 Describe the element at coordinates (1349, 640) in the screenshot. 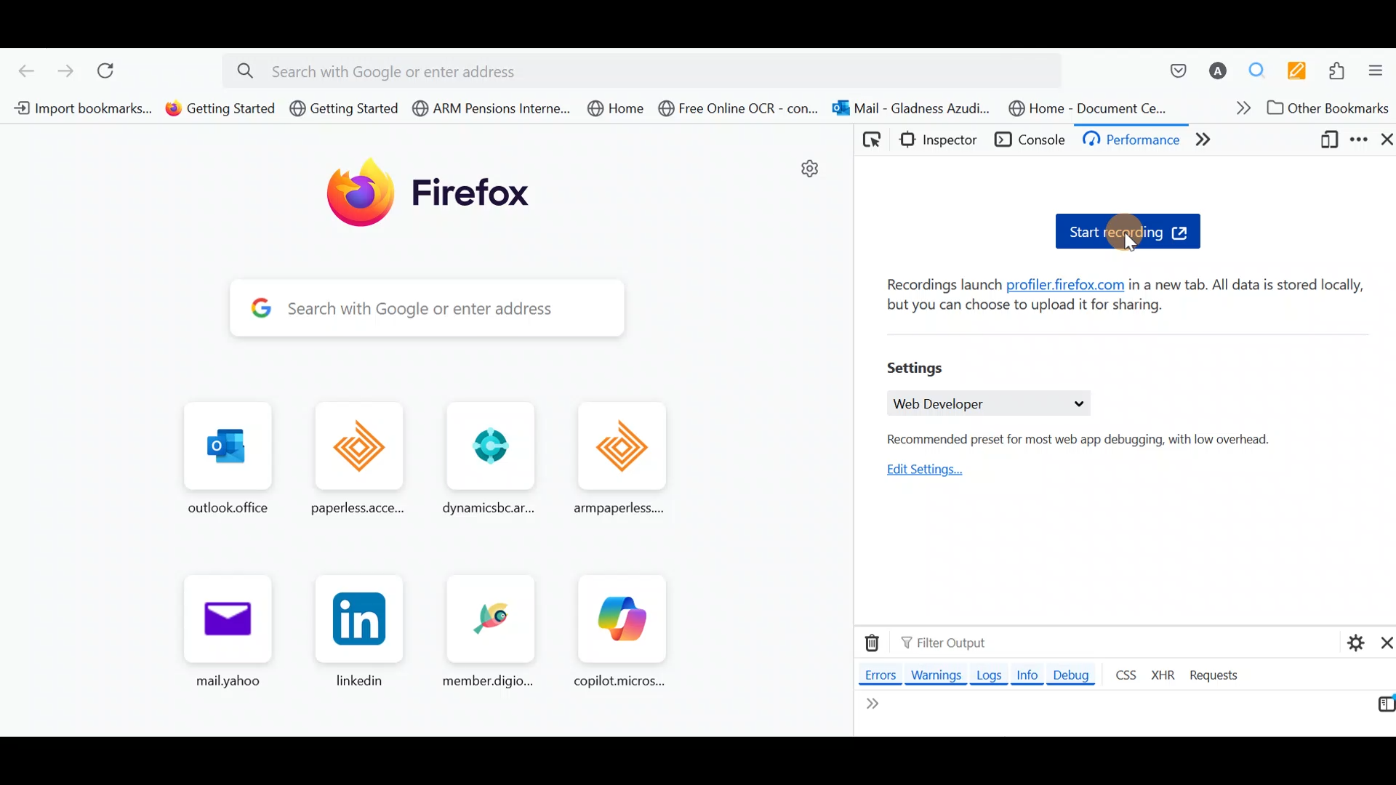

I see `Console settings` at that location.